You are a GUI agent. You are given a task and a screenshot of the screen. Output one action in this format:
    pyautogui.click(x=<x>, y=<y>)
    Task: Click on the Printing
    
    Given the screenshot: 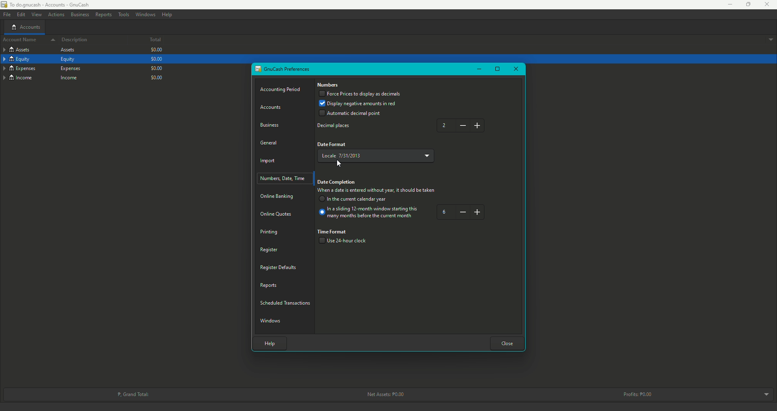 What is the action you would take?
    pyautogui.click(x=270, y=232)
    